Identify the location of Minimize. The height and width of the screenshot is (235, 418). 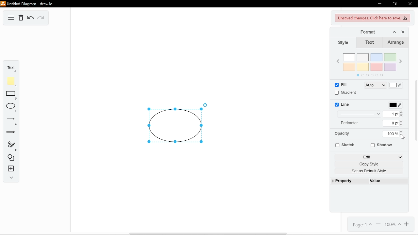
(379, 4).